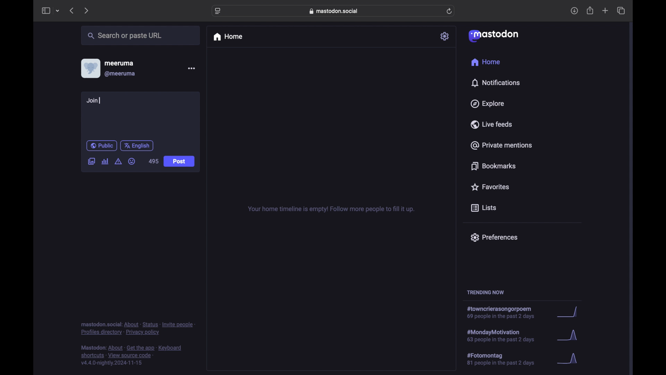 This screenshot has width=666, height=375. What do you see at coordinates (119, 63) in the screenshot?
I see `meeruma` at bounding box center [119, 63].